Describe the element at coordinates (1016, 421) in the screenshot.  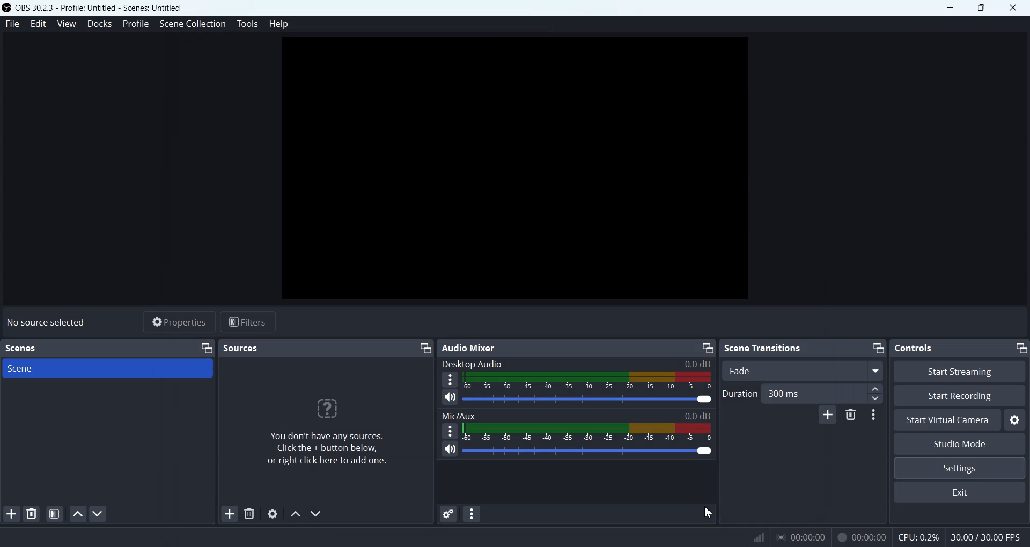
I see `Settings` at that location.